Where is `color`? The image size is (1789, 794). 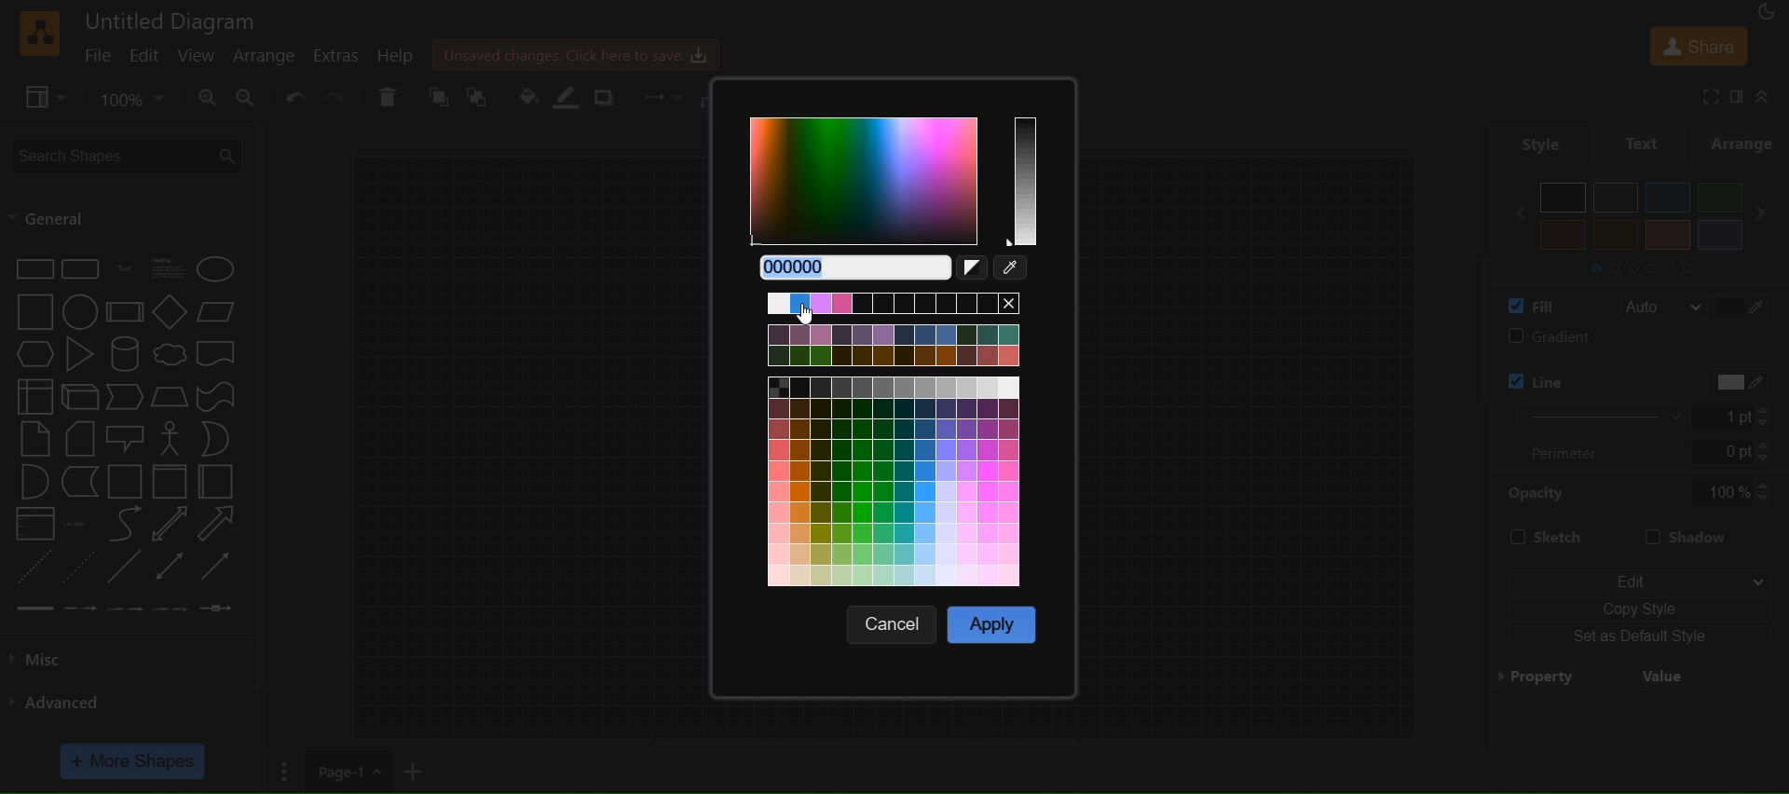
color is located at coordinates (1731, 381).